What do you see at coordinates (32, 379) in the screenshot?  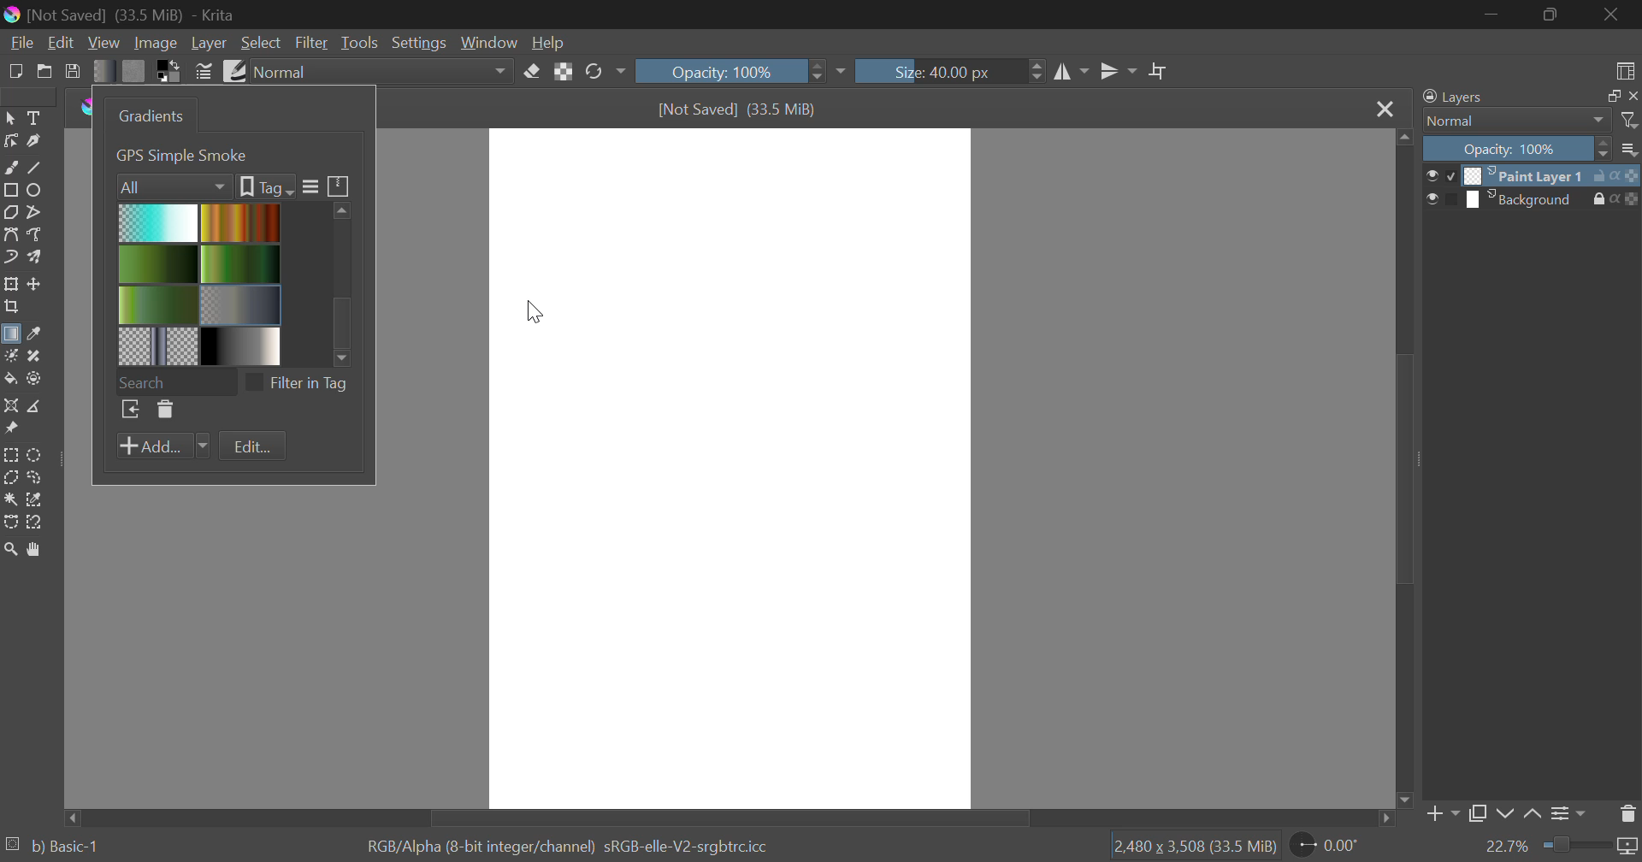 I see `Enclose and Fill` at bounding box center [32, 379].